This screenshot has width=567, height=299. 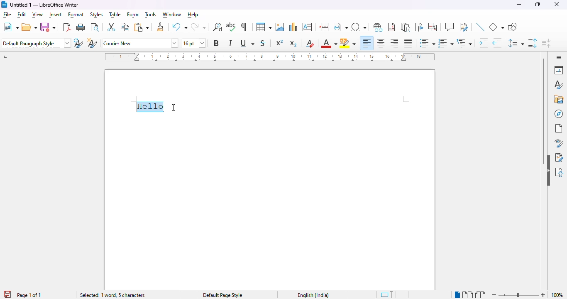 I want to click on bold, so click(x=216, y=43).